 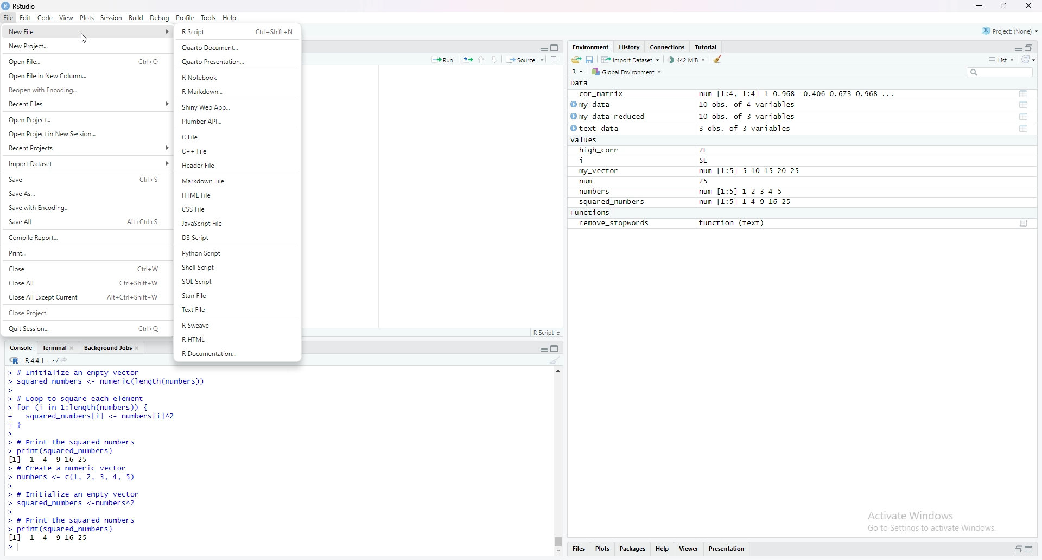 I want to click on Maximize, so click(x=1005, y=5).